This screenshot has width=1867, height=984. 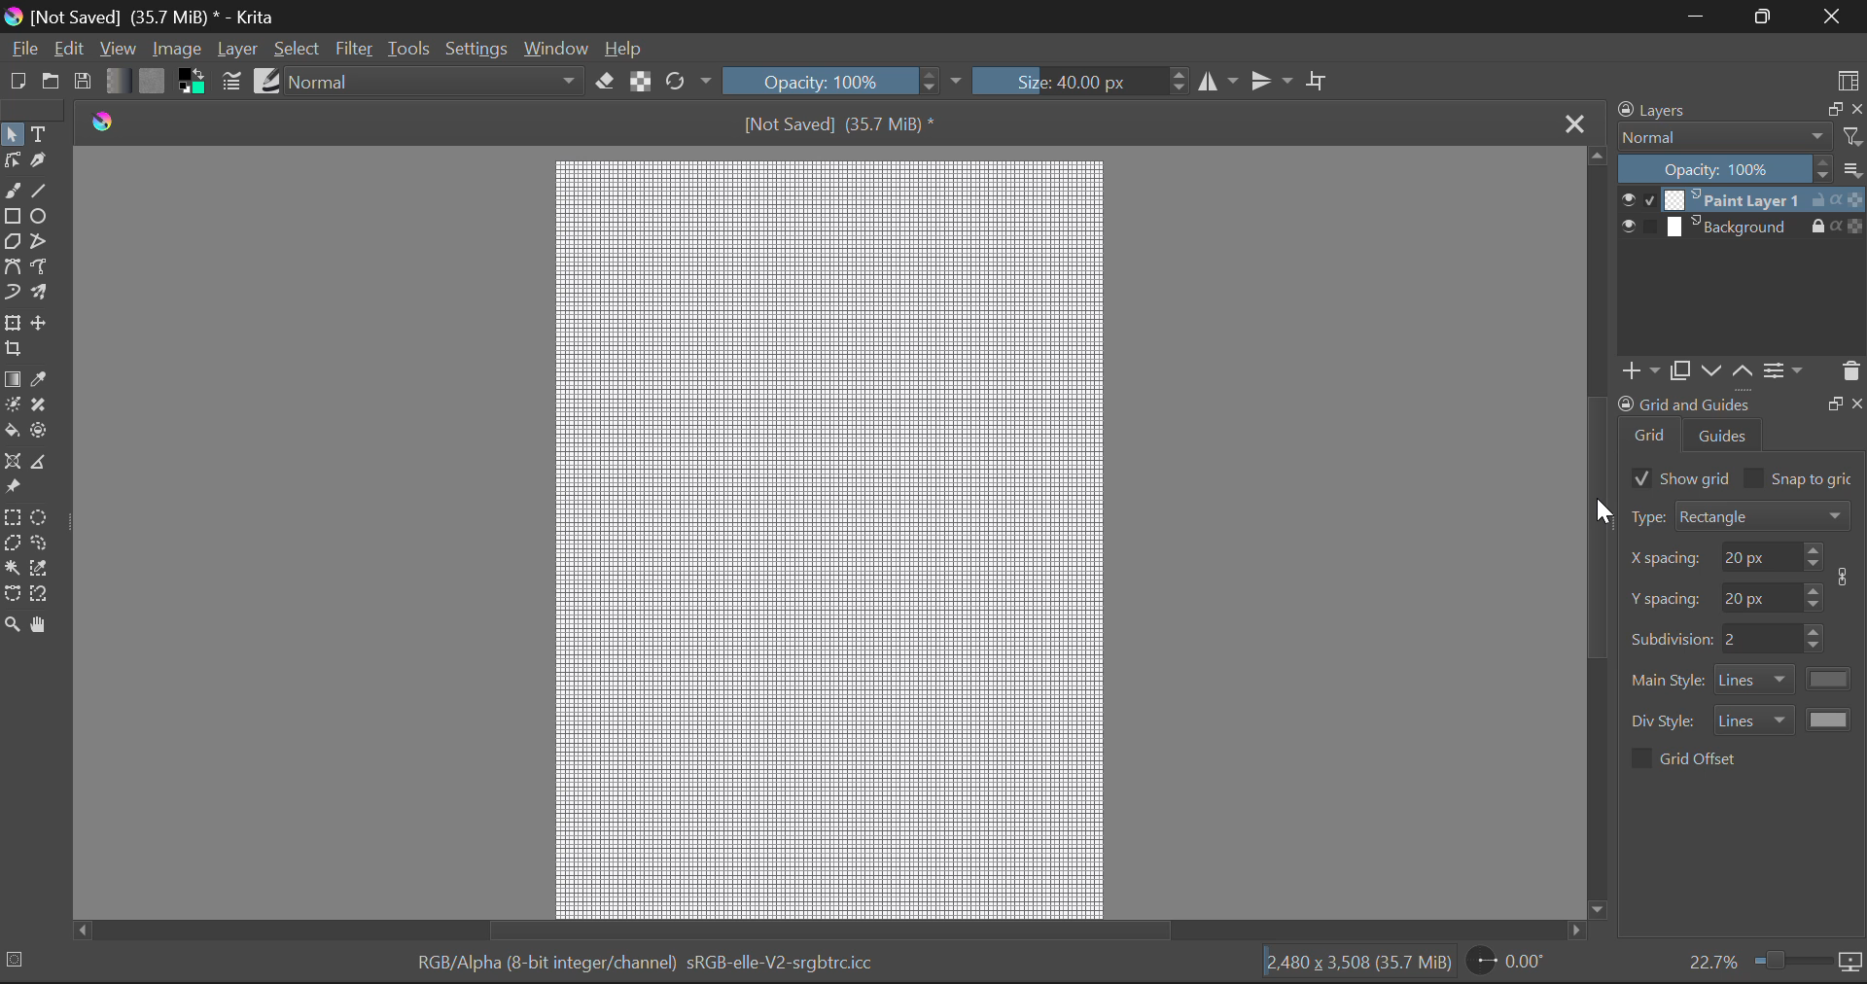 What do you see at coordinates (407, 49) in the screenshot?
I see `Tools` at bounding box center [407, 49].